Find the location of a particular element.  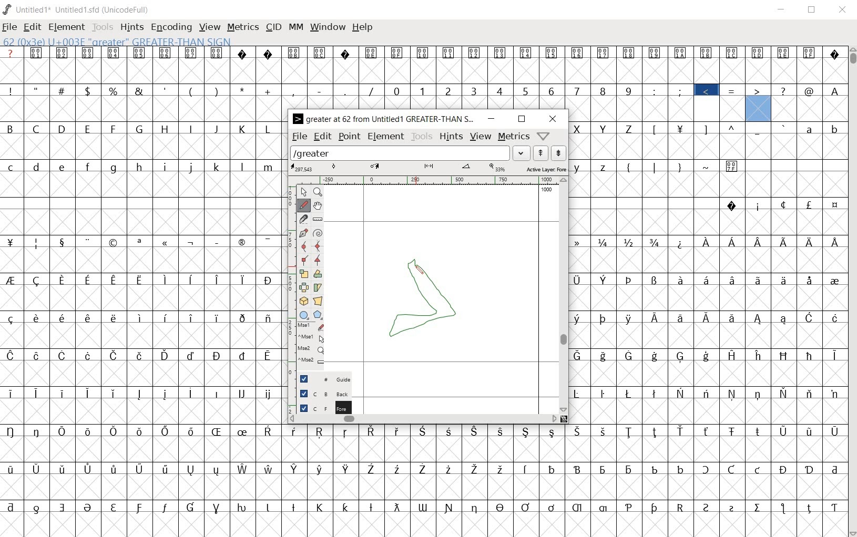

close is located at coordinates (842, 9).